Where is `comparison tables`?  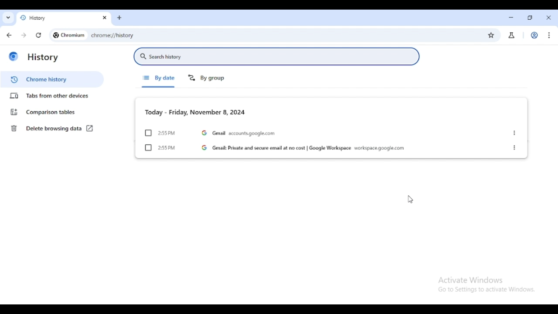
comparison tables is located at coordinates (43, 112).